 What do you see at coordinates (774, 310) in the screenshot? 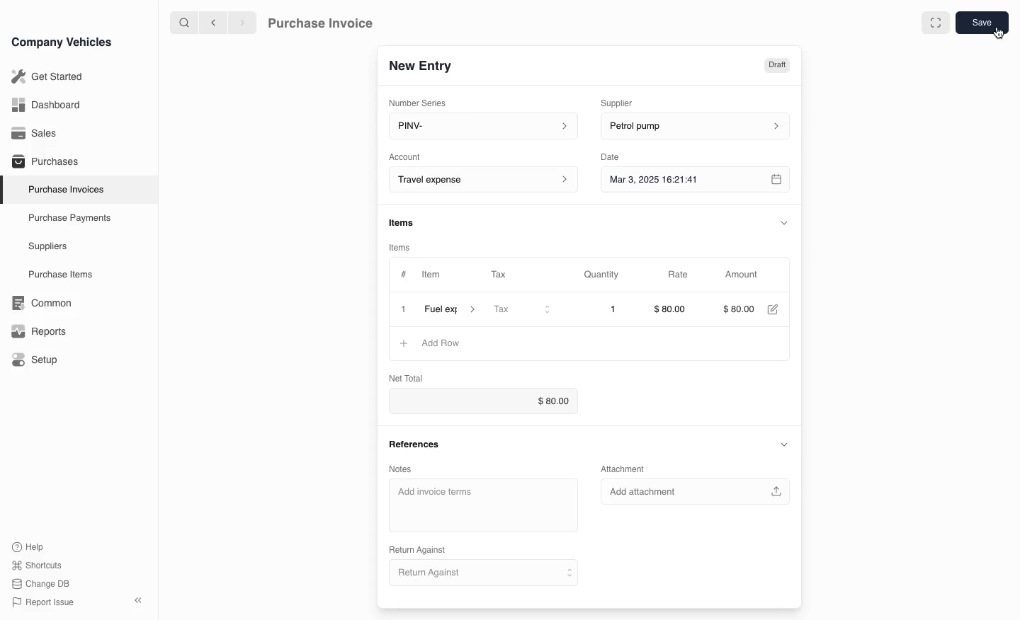
I see `edit` at bounding box center [774, 310].